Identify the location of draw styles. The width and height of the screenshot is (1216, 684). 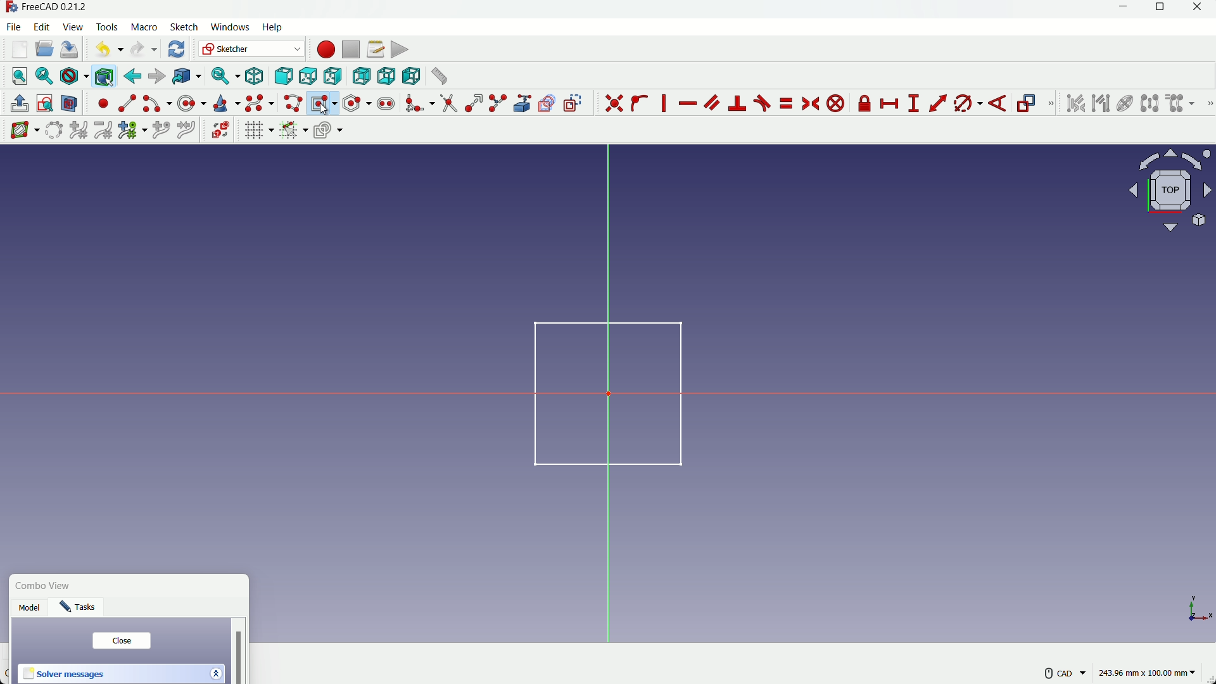
(73, 76).